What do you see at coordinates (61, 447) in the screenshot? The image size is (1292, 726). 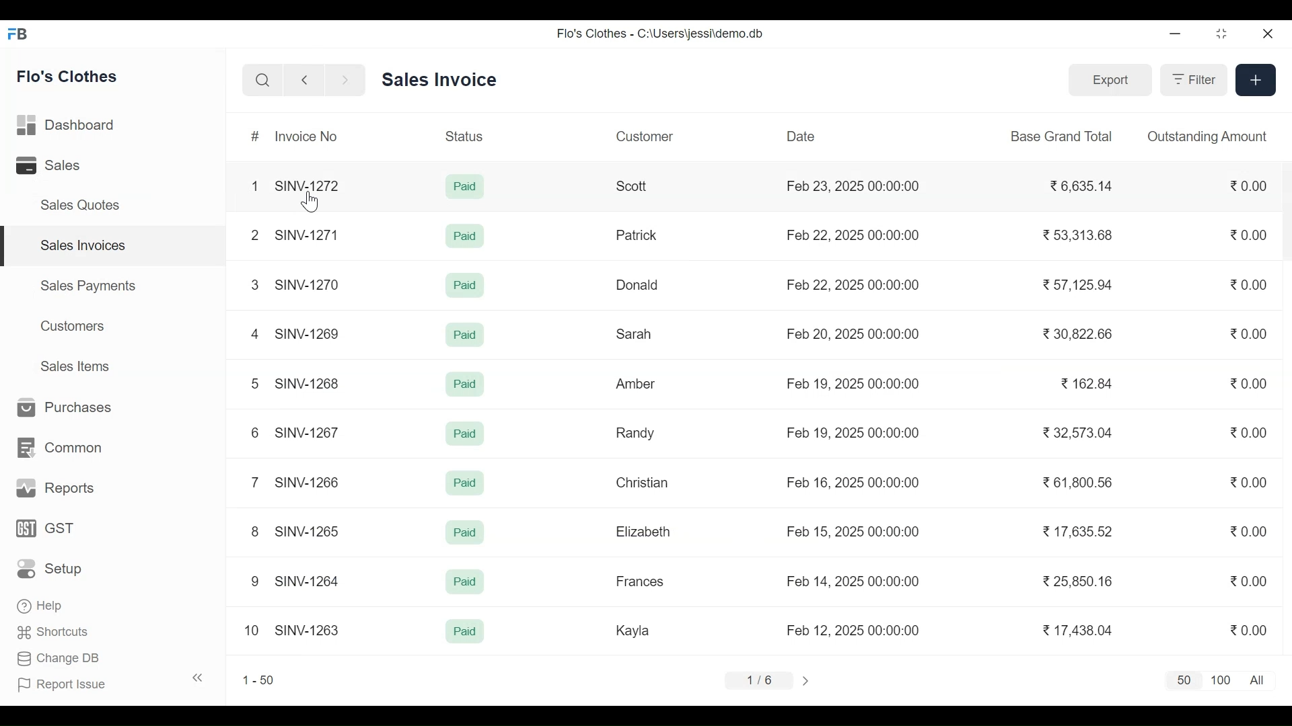 I see `Common` at bounding box center [61, 447].